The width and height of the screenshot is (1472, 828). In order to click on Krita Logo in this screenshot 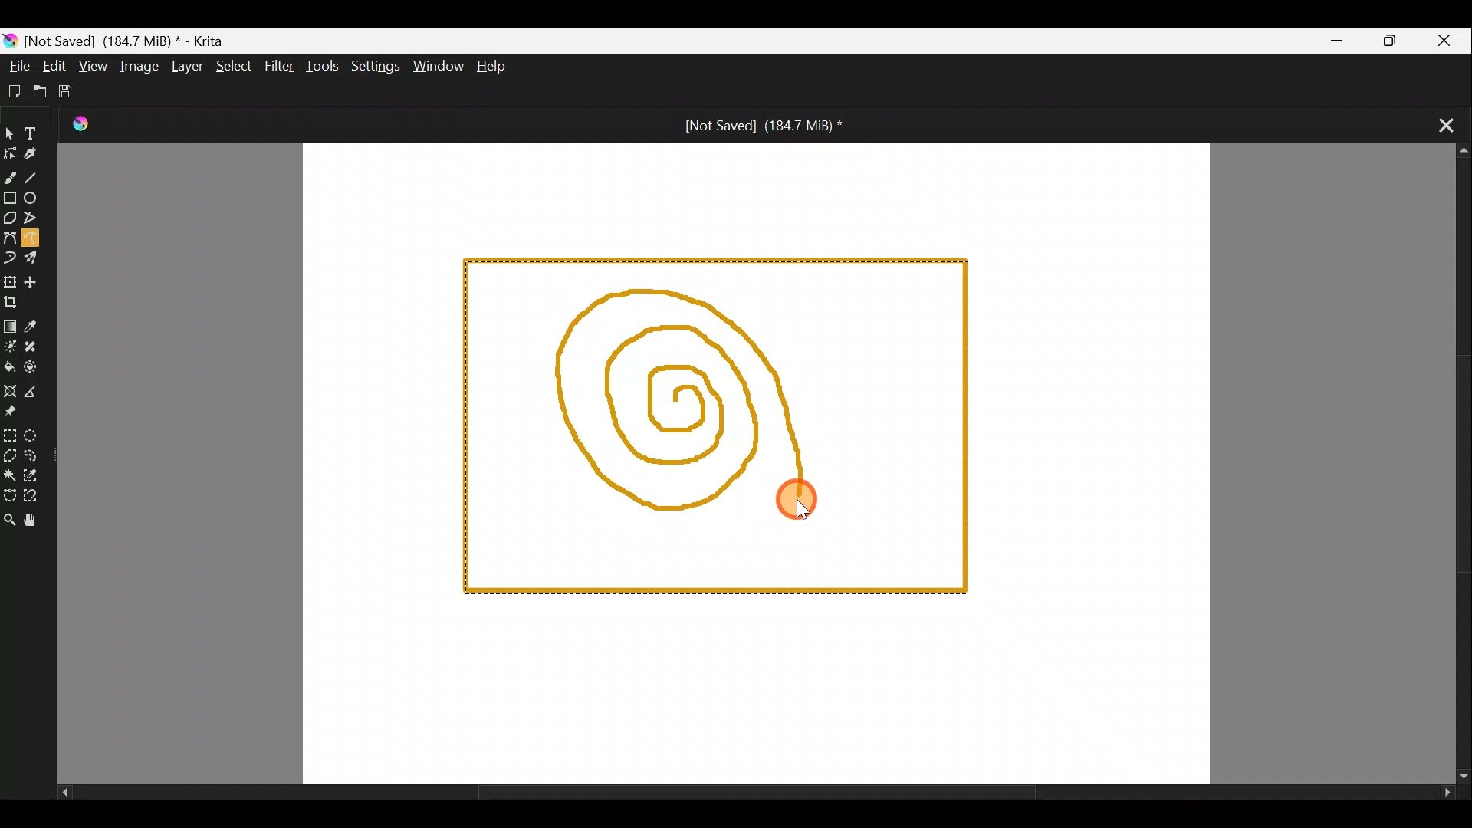, I will do `click(79, 120)`.